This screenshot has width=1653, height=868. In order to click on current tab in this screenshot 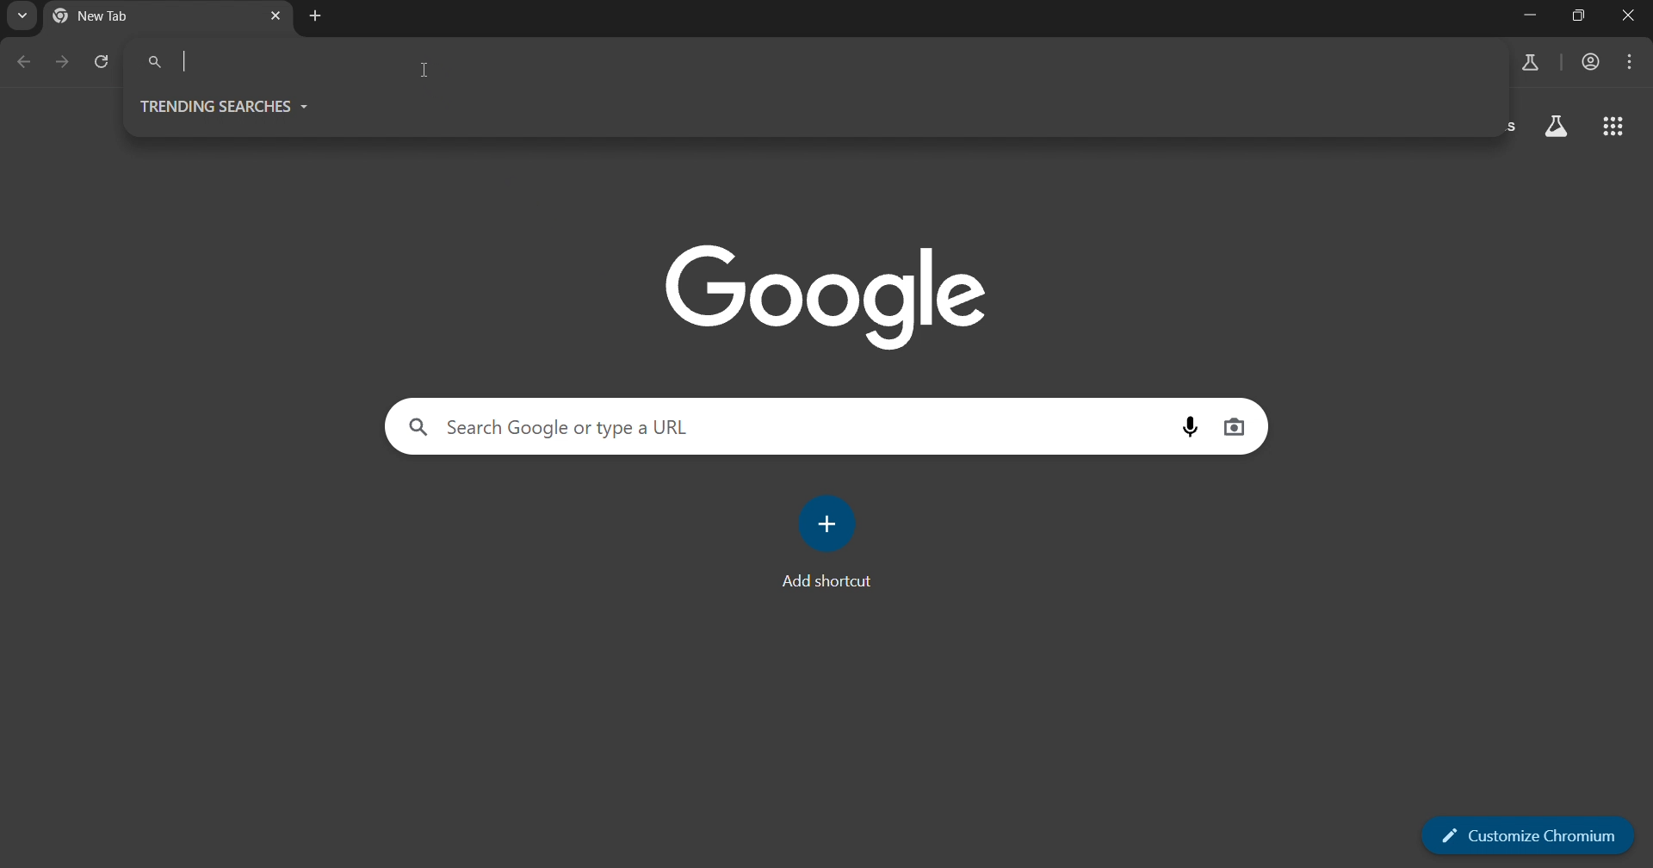, I will do `click(127, 16)`.